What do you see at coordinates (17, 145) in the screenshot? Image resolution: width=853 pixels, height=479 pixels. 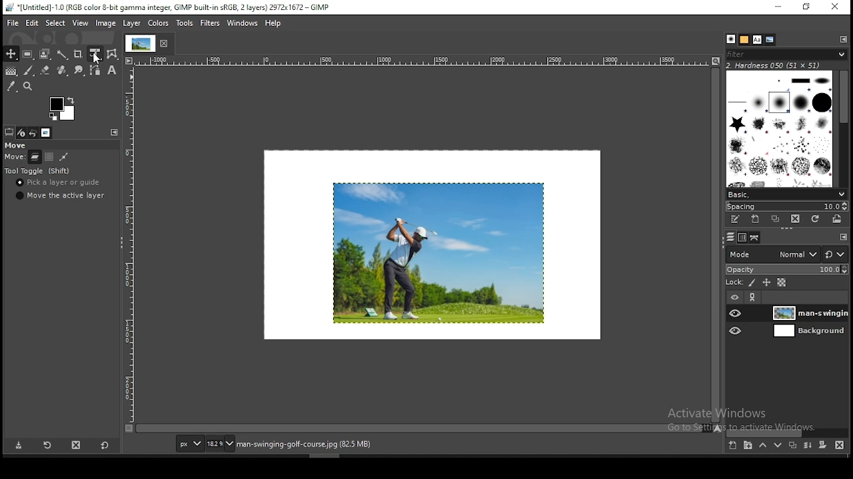 I see `move` at bounding box center [17, 145].